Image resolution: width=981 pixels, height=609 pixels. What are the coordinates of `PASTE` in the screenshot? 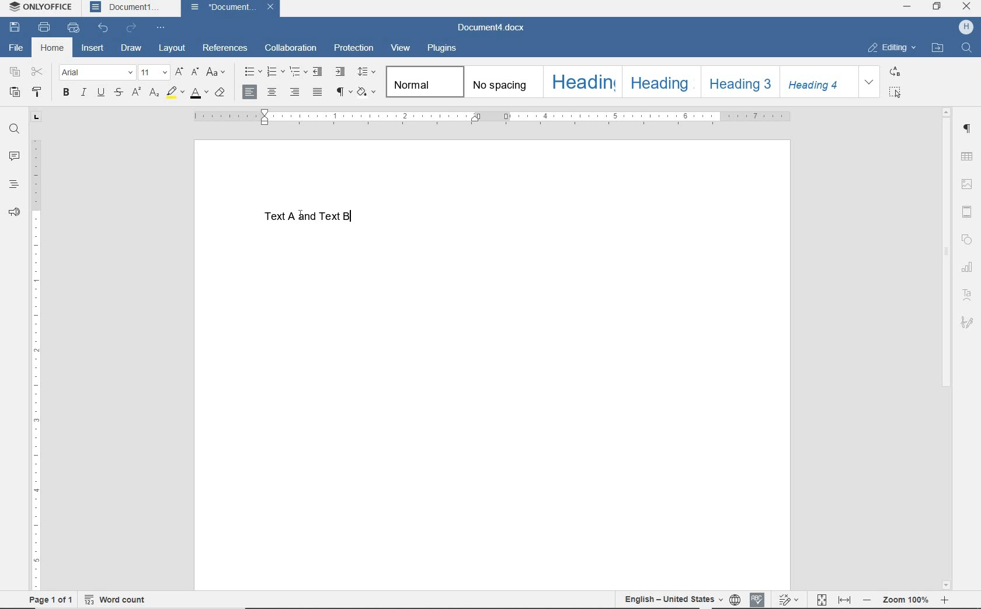 It's located at (15, 92).